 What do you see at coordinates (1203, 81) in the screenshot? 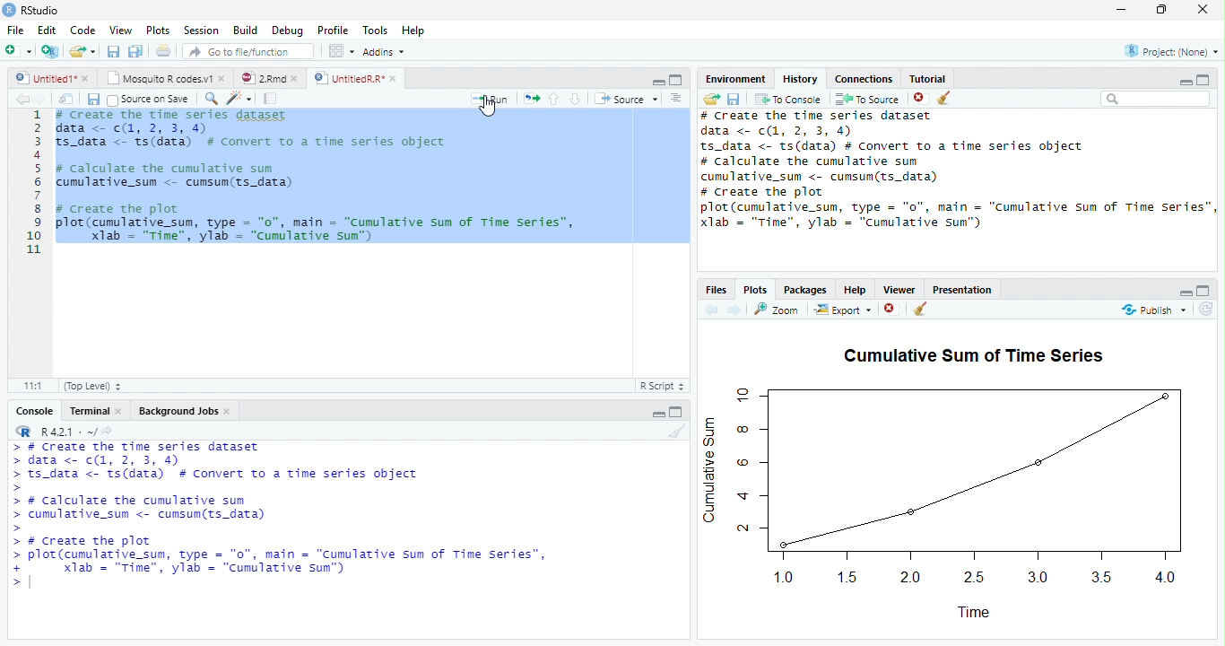
I see `Maximize` at bounding box center [1203, 81].